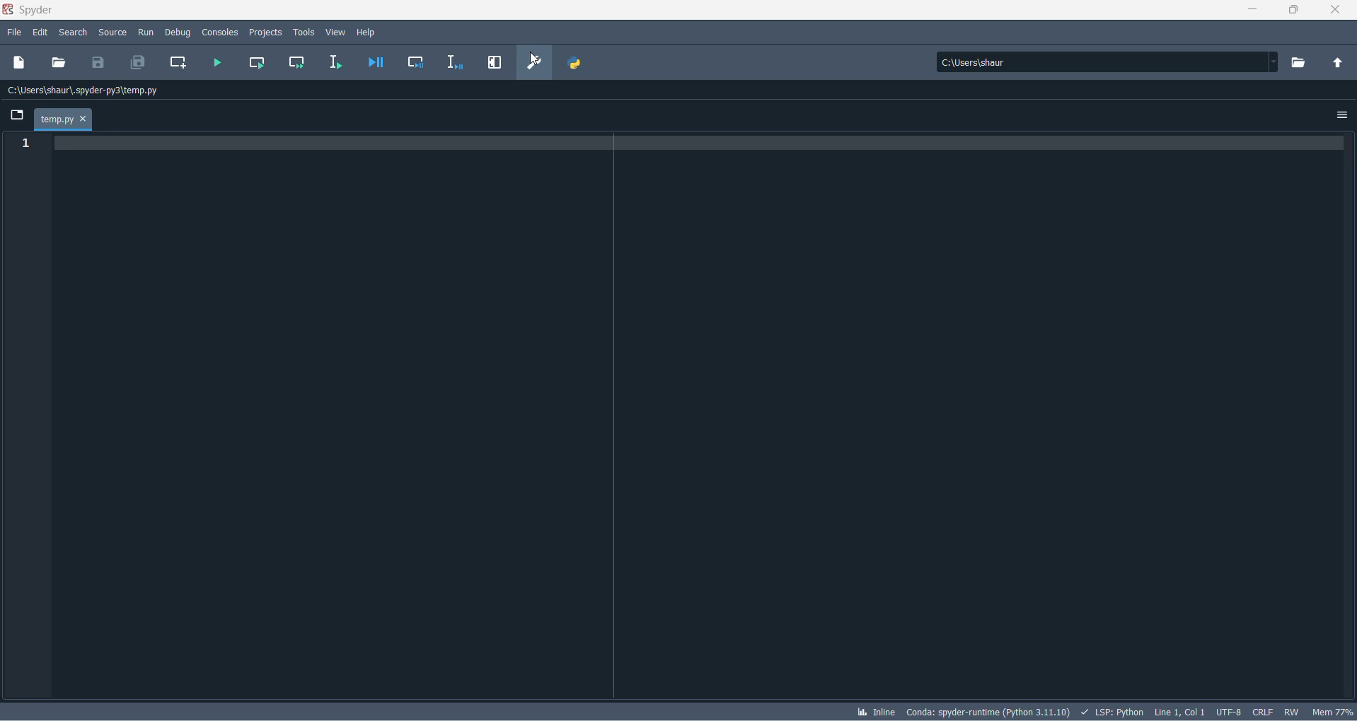 The width and height of the screenshot is (1357, 721). Describe the element at coordinates (1278, 62) in the screenshot. I see `path dropdown` at that location.